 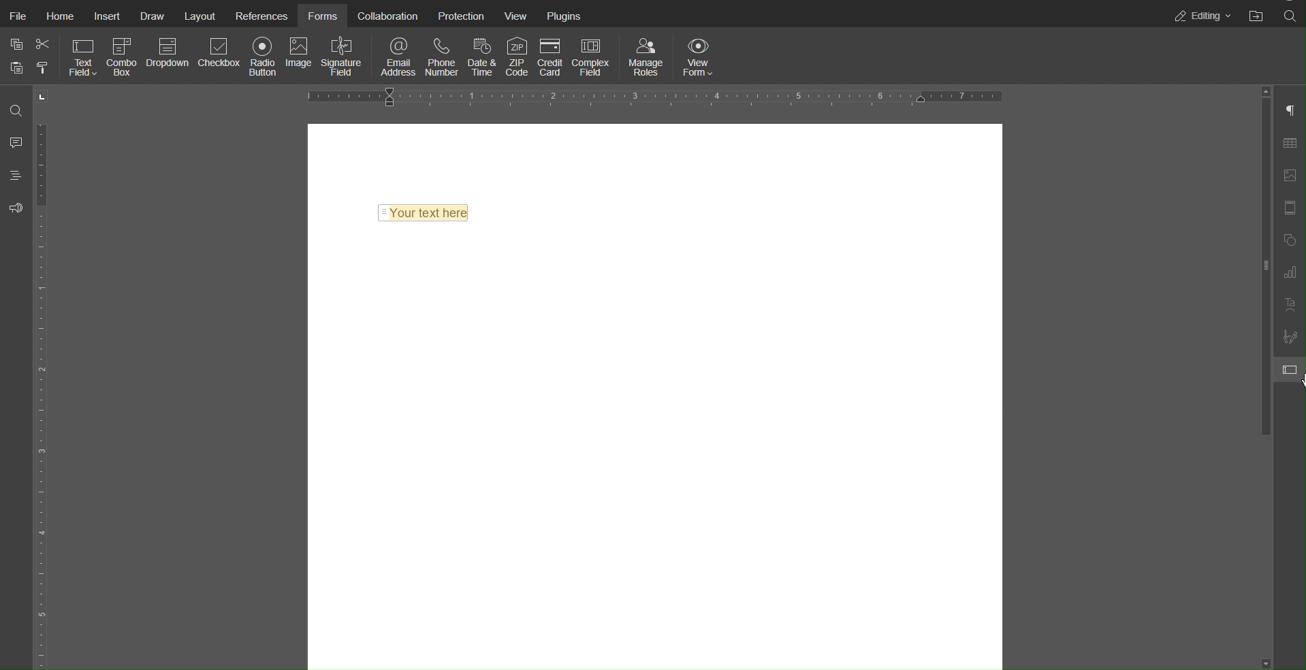 I want to click on Text Field, so click(x=424, y=212).